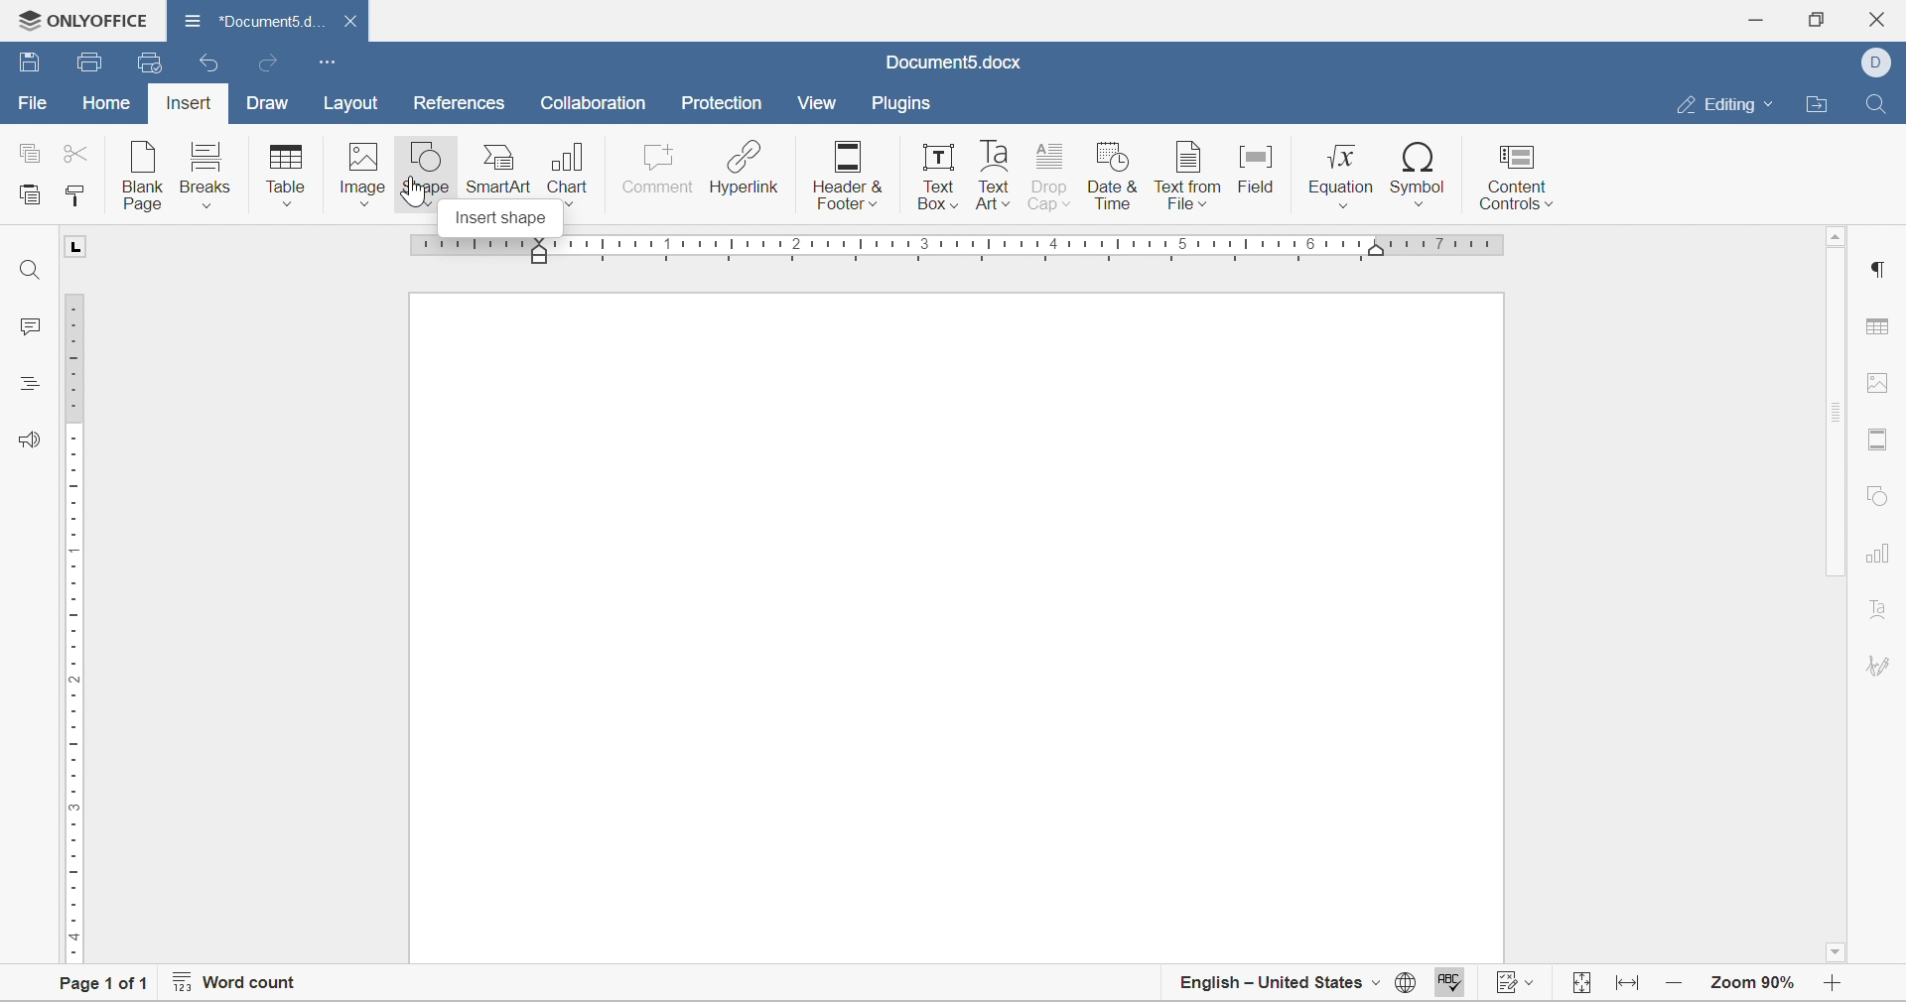 This screenshot has width=1906, height=1002. I want to click on L, so click(80, 250).